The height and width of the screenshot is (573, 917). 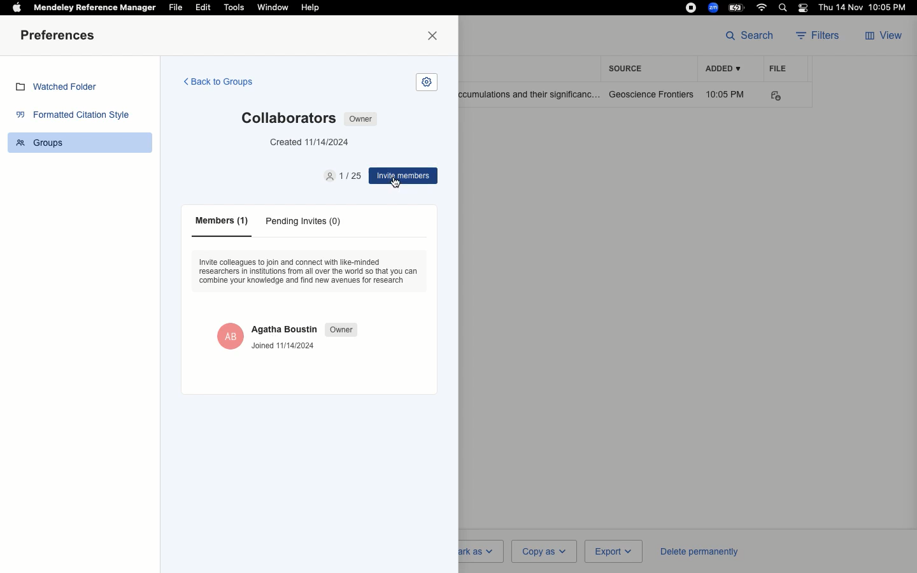 I want to click on Export, so click(x=612, y=552).